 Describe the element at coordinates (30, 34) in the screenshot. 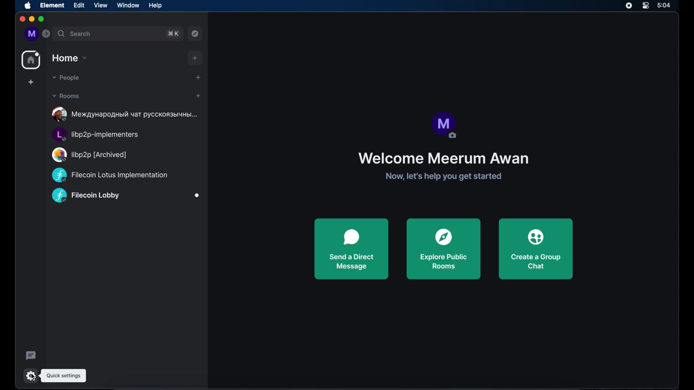

I see `profile` at that location.